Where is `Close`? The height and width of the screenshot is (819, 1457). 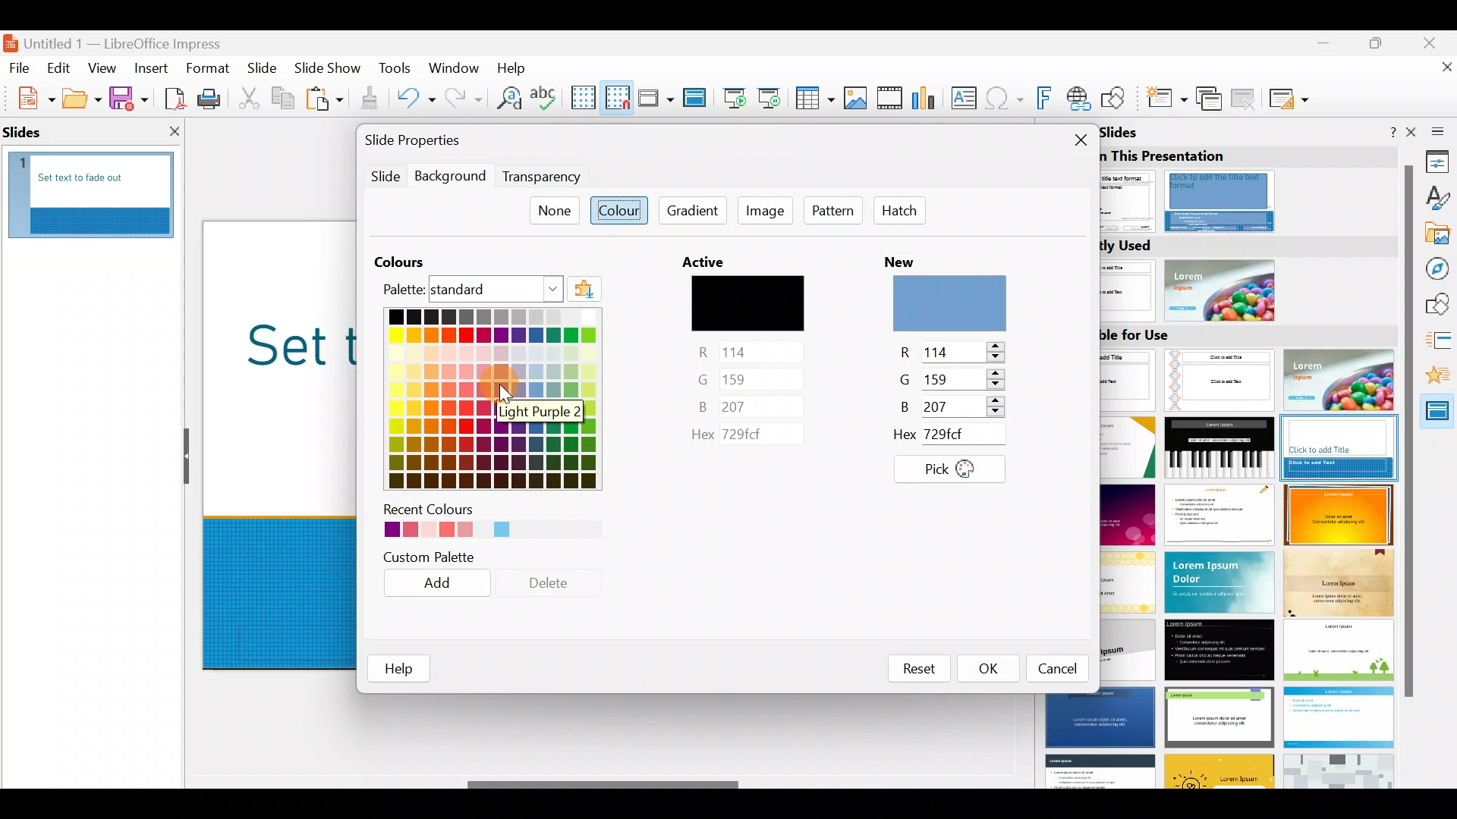
Close is located at coordinates (1435, 41).